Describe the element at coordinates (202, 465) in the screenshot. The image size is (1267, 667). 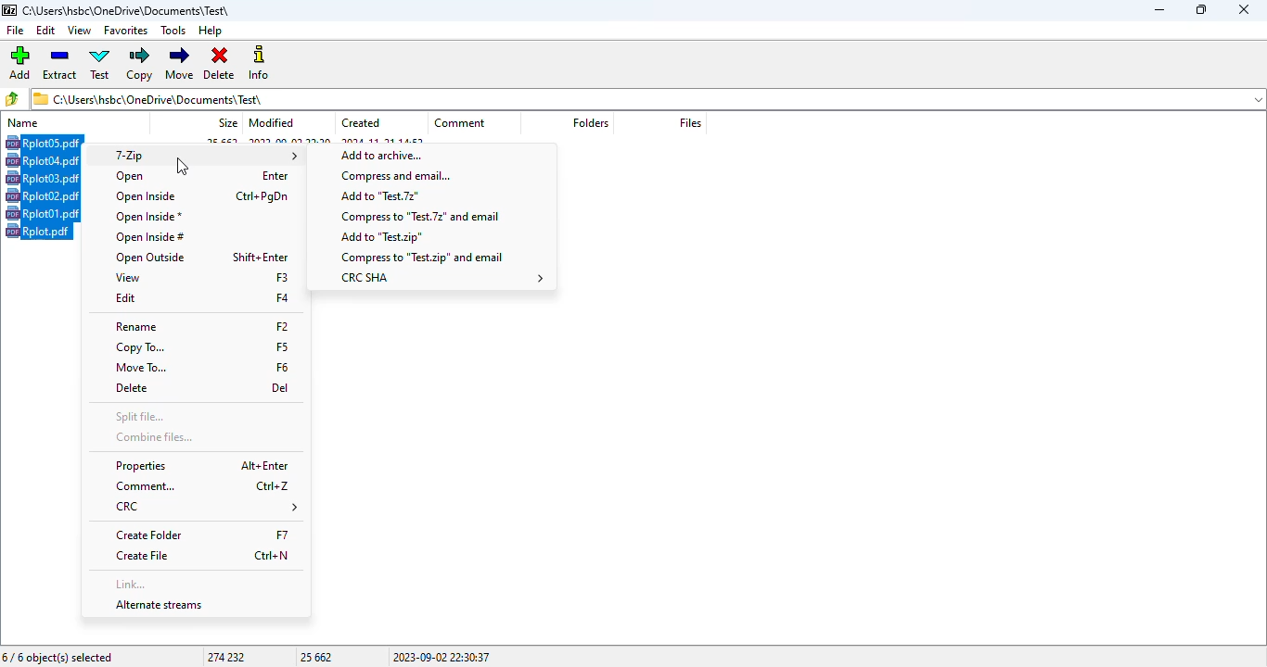
I see `properties` at that location.